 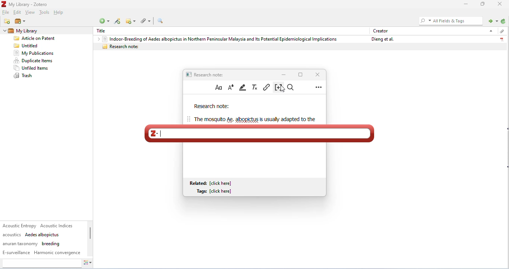 What do you see at coordinates (147, 20) in the screenshot?
I see `attachment` at bounding box center [147, 20].